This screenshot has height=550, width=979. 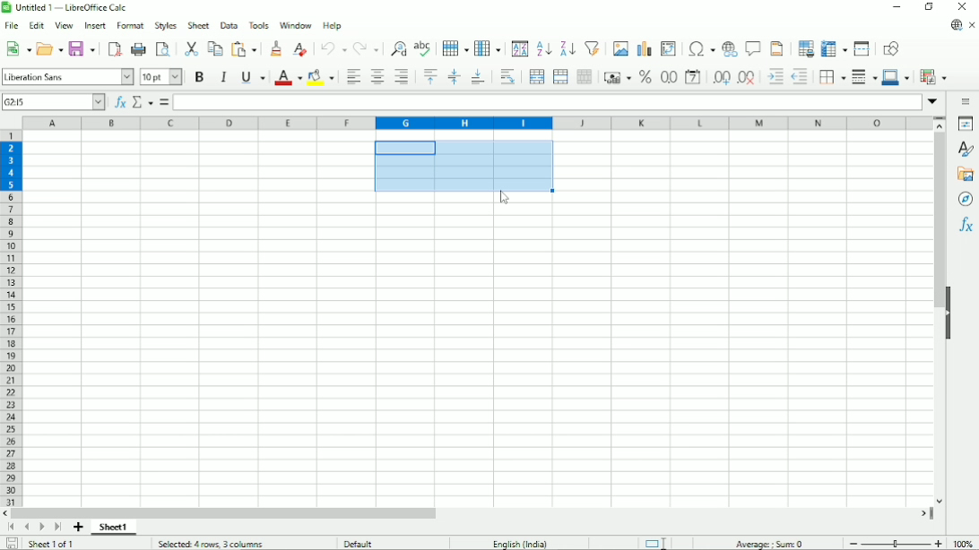 What do you see at coordinates (13, 319) in the screenshot?
I see `Row headings` at bounding box center [13, 319].